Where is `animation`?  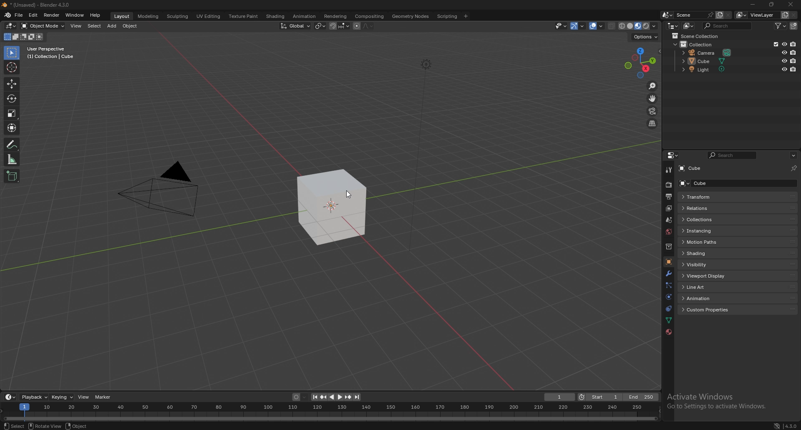
animation is located at coordinates (305, 16).